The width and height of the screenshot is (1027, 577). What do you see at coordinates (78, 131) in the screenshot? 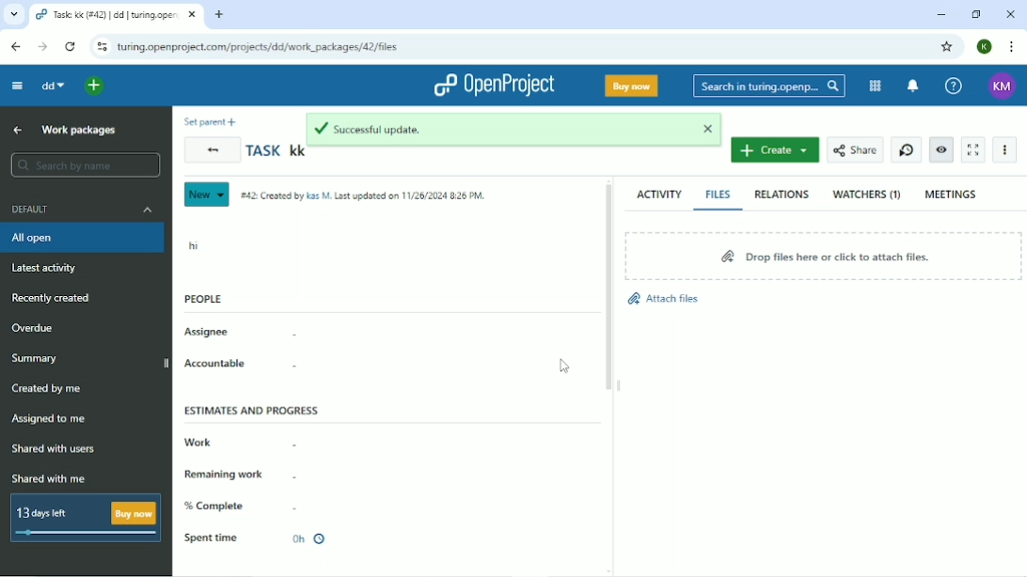
I see `Work packages` at bounding box center [78, 131].